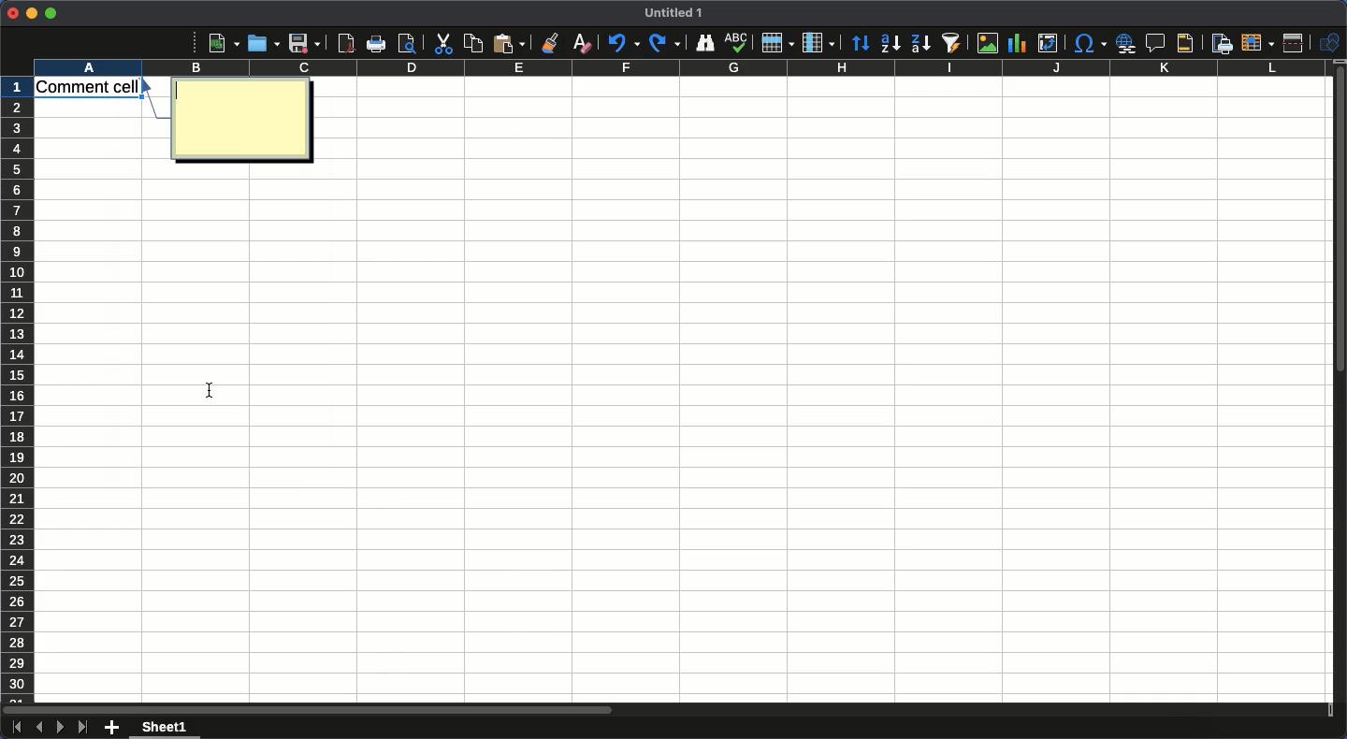 This screenshot has width=1347, height=739. Describe the element at coordinates (303, 43) in the screenshot. I see `Save` at that location.